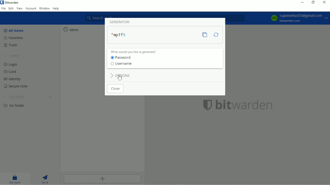 This screenshot has height=185, width=330. I want to click on Restore down, so click(313, 2).